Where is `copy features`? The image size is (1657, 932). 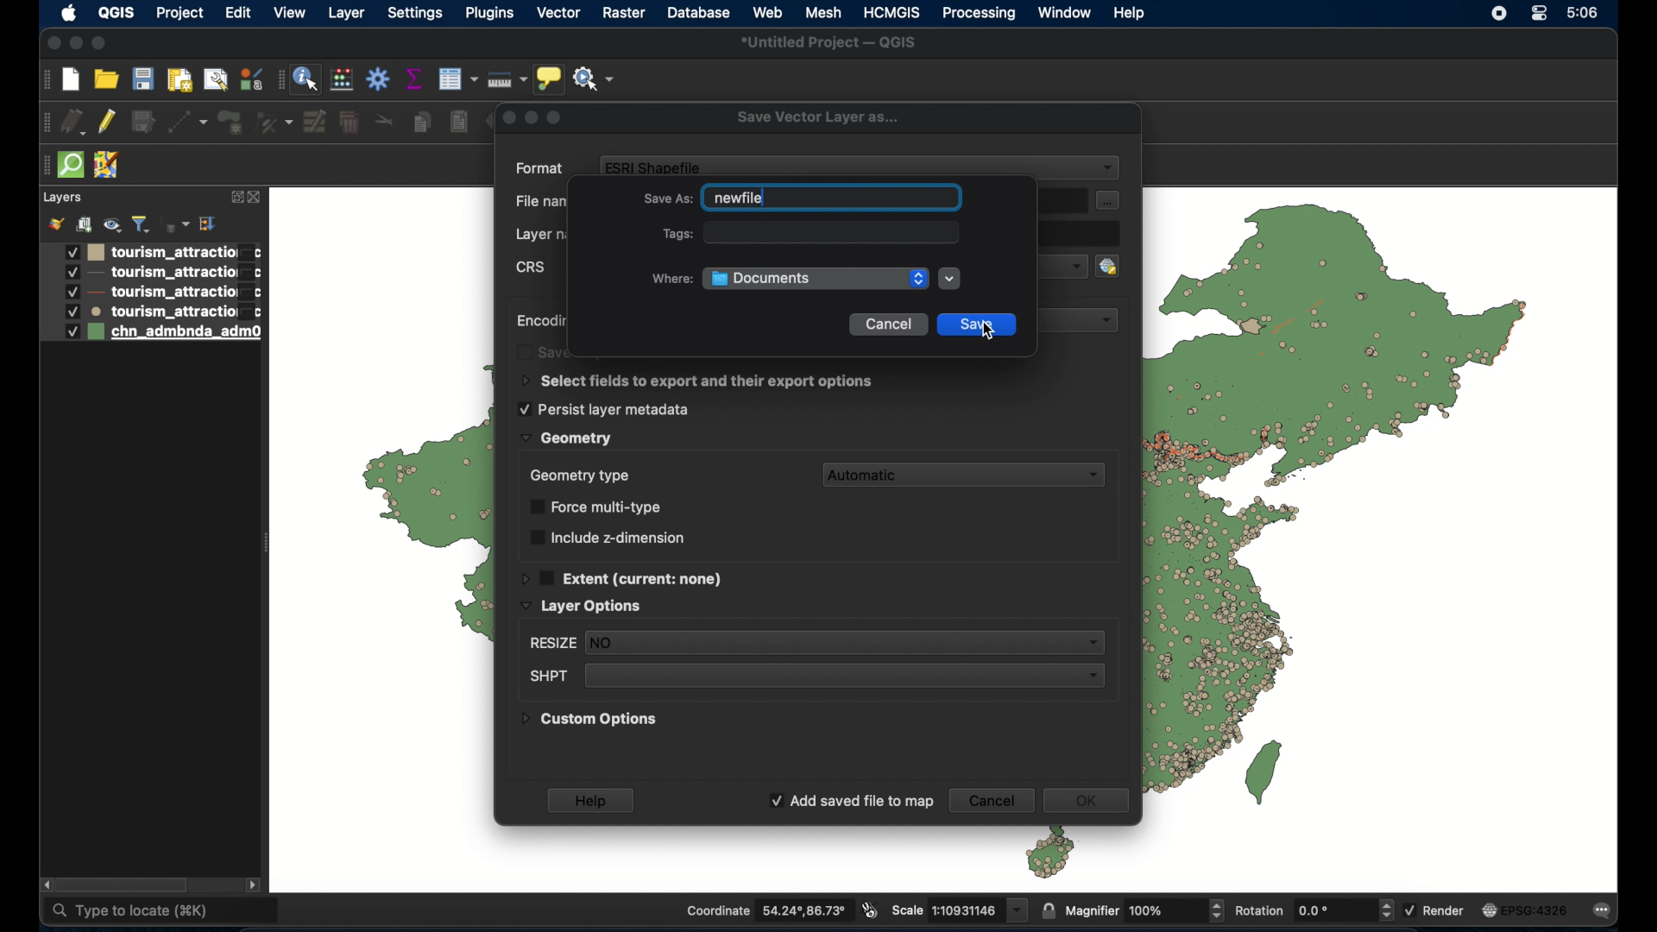
copy features is located at coordinates (421, 123).